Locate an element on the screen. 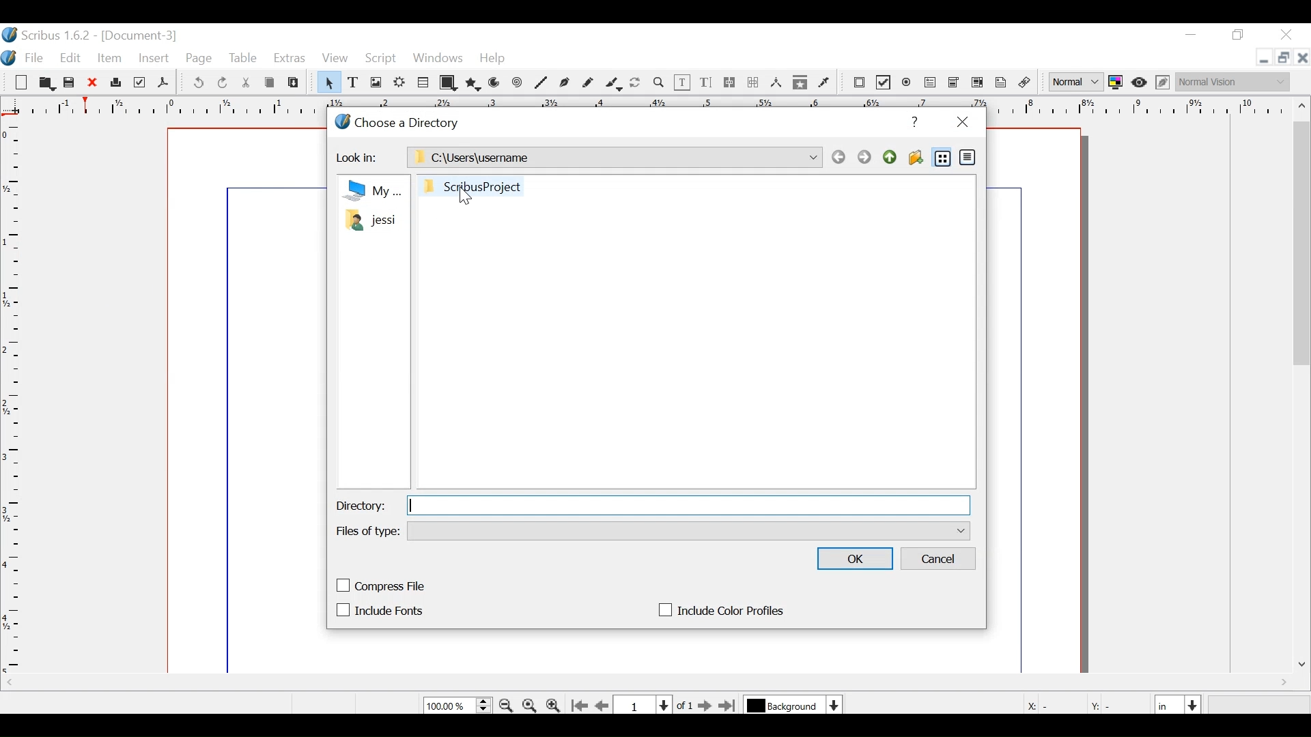  PDF Text Field is located at coordinates (931, 84).